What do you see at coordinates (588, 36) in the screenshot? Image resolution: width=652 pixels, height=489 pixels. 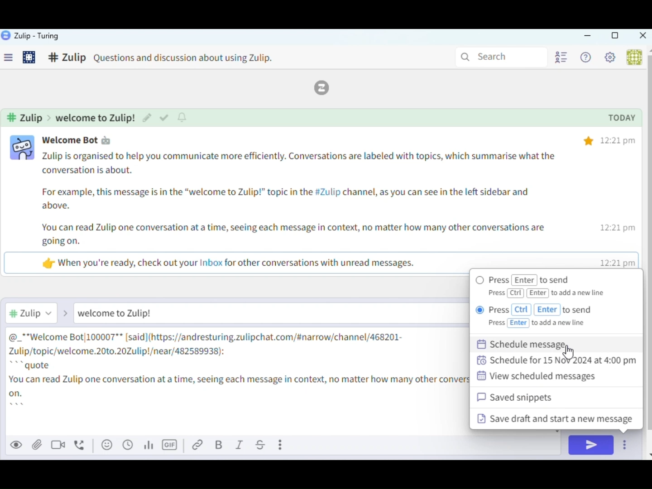 I see `Minimize` at bounding box center [588, 36].